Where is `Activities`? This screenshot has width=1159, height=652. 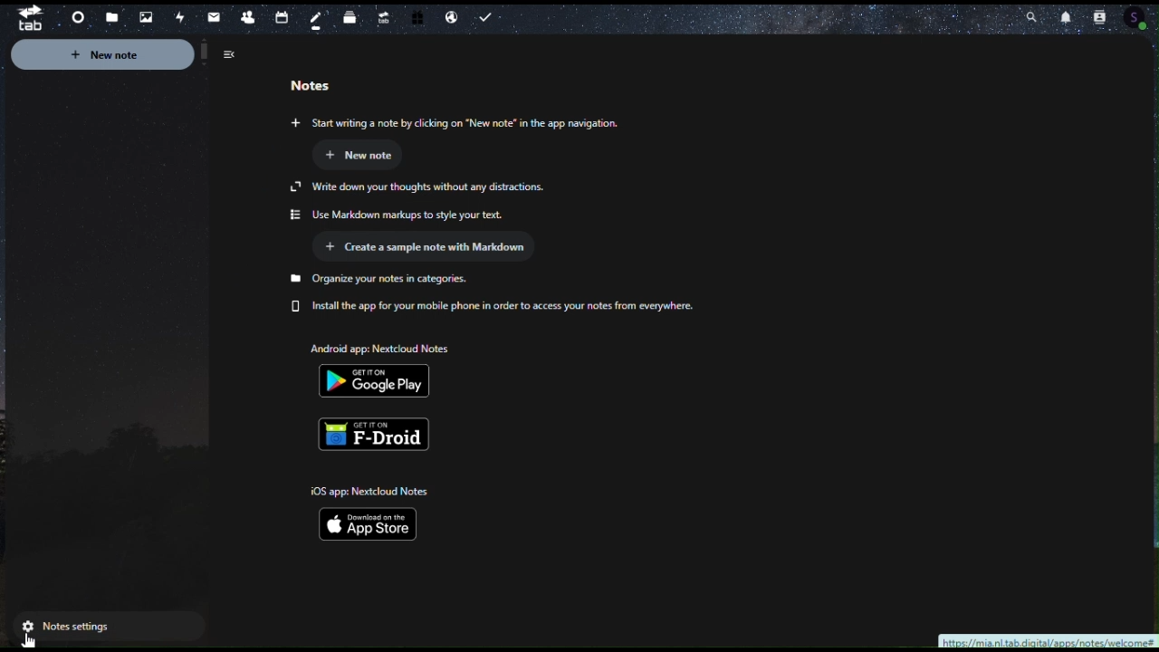 Activities is located at coordinates (178, 18).